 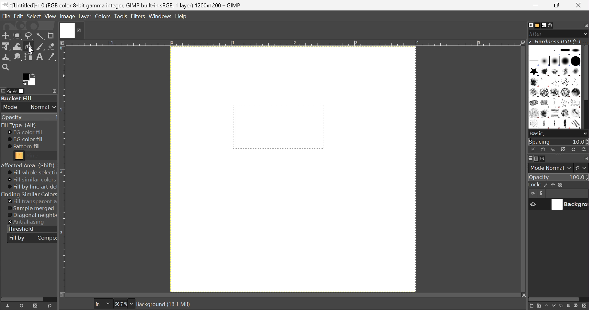 What do you see at coordinates (559, 5) in the screenshot?
I see `Restore Down` at bounding box center [559, 5].